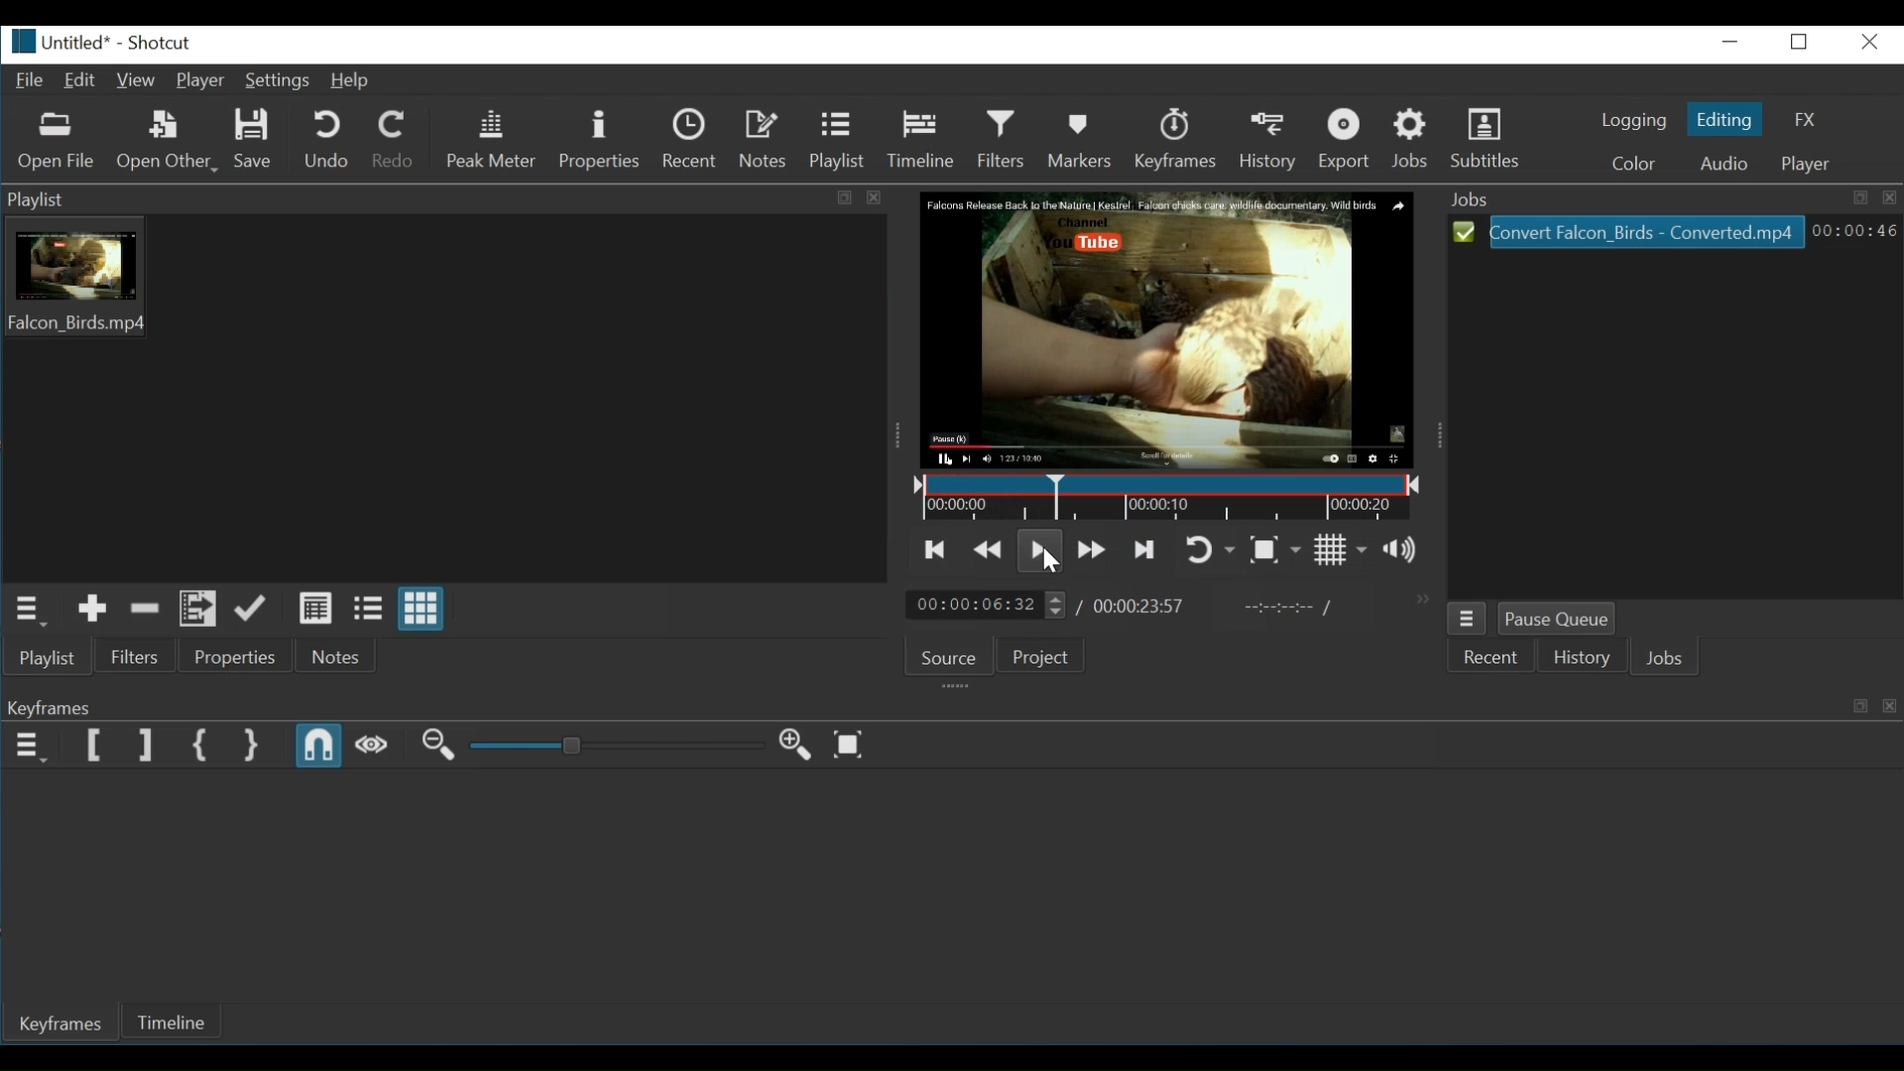 The image size is (1904, 1071). Describe the element at coordinates (162, 43) in the screenshot. I see `Shotcut` at that location.